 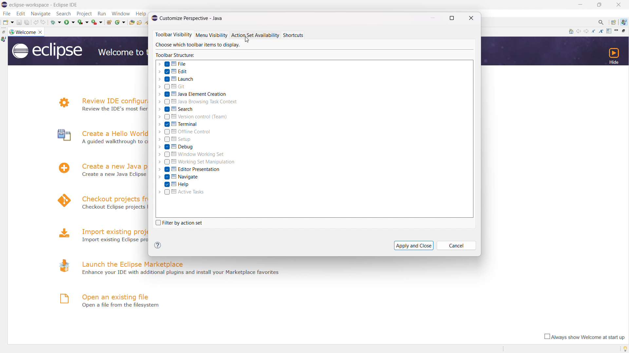 I want to click on java, so click(x=4, y=40).